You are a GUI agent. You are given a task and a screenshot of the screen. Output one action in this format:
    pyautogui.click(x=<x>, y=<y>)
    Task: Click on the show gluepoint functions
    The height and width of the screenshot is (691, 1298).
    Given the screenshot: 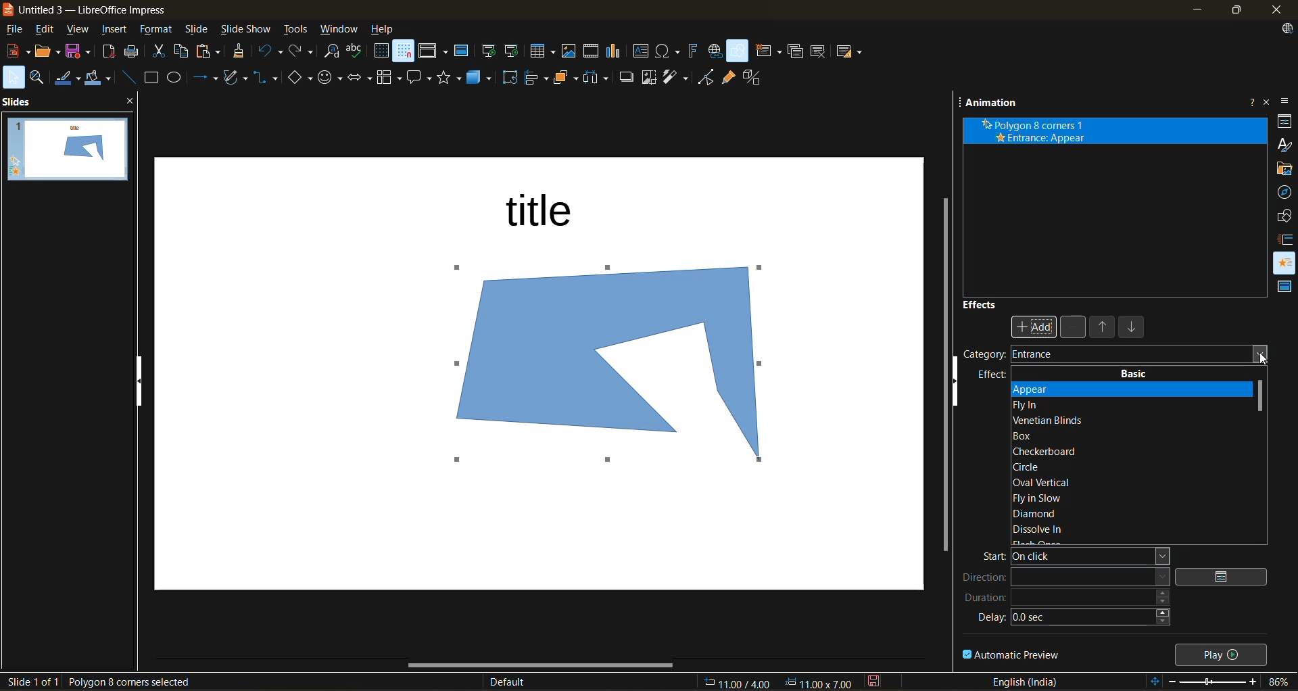 What is the action you would take?
    pyautogui.click(x=728, y=78)
    